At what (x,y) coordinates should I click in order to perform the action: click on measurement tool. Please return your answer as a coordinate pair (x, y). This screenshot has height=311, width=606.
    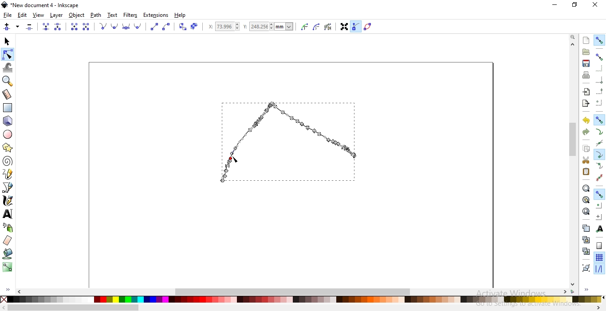
    Looking at the image, I should click on (7, 95).